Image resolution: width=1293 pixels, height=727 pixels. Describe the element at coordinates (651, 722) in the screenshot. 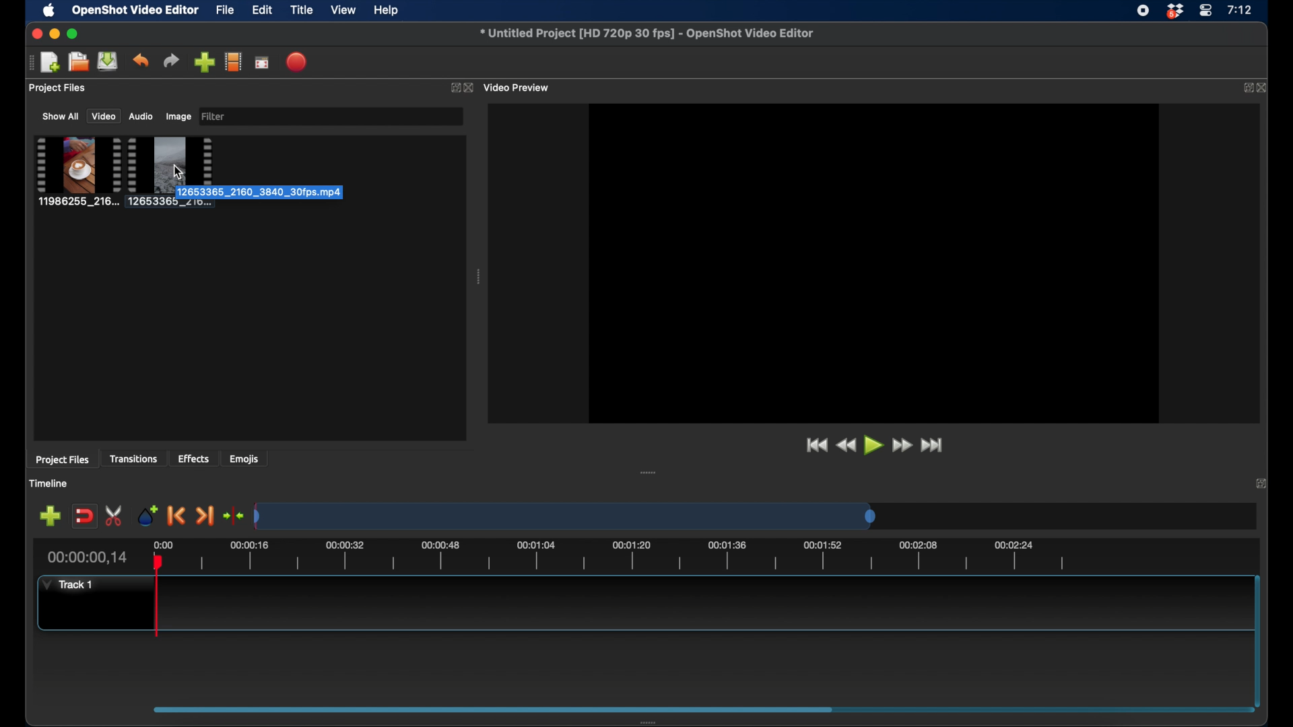

I see `drag handle` at that location.